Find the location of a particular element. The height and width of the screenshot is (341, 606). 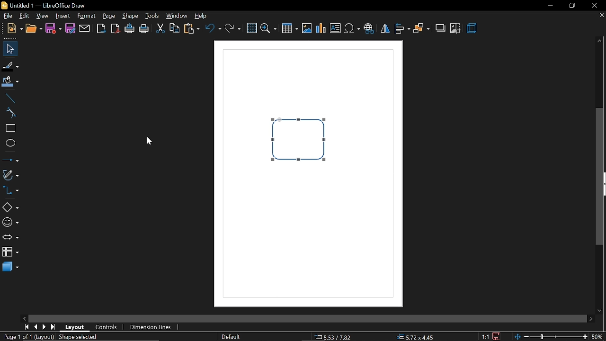

next page is located at coordinates (44, 327).